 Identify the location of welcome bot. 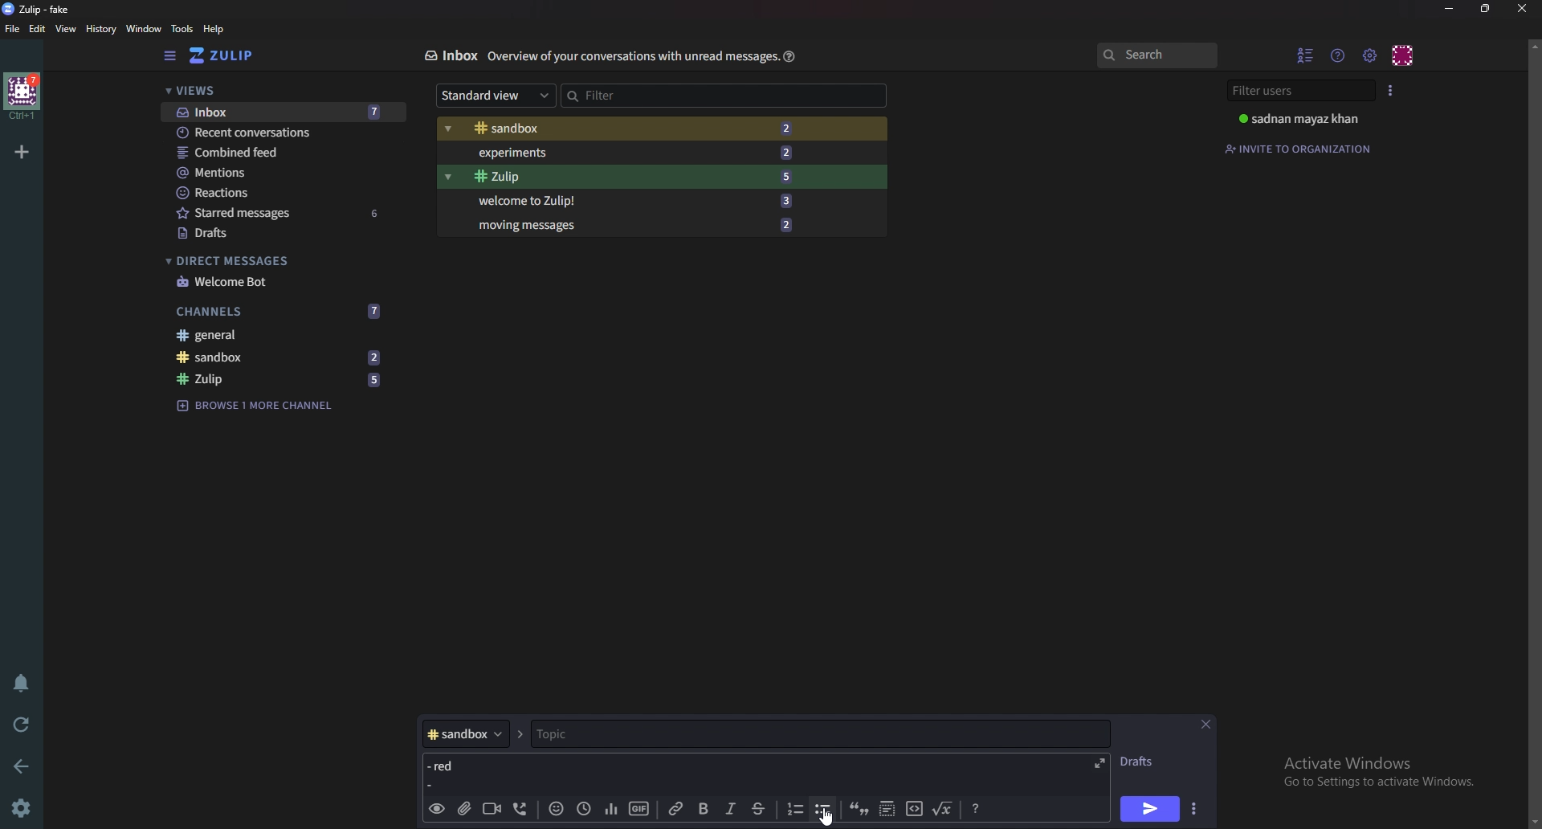
(279, 282).